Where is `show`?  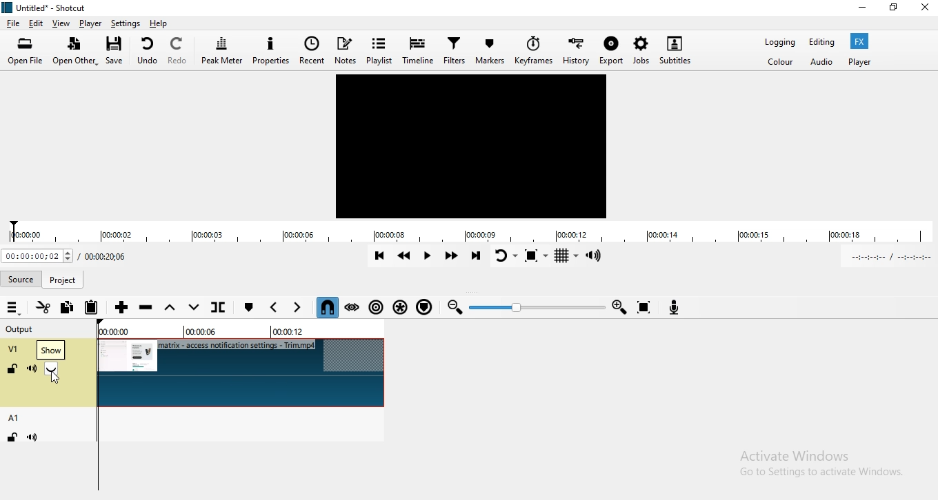 show is located at coordinates (50, 350).